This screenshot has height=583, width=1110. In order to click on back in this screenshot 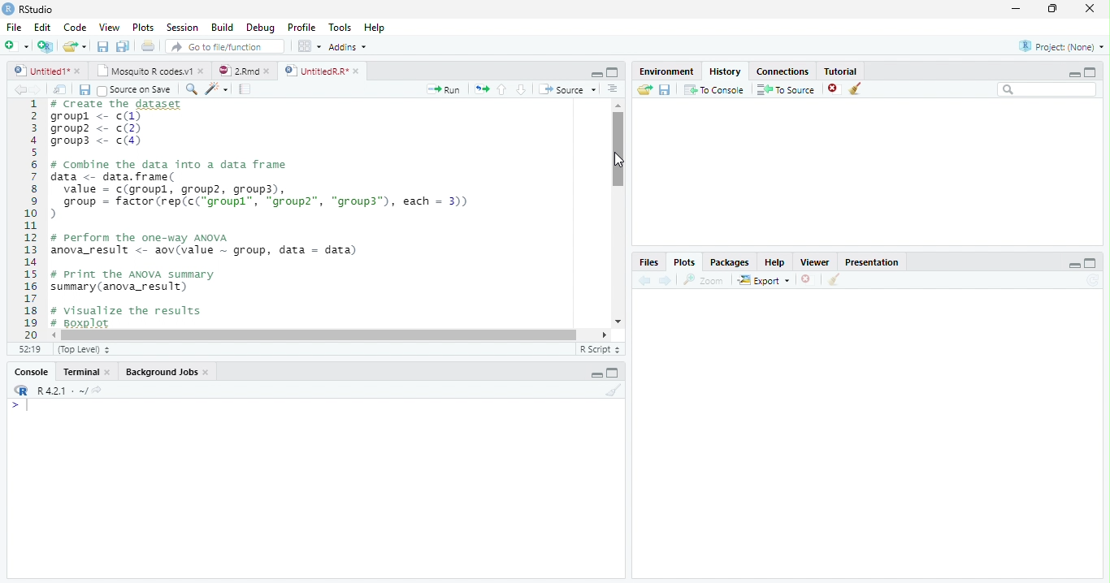, I will do `click(648, 279)`.